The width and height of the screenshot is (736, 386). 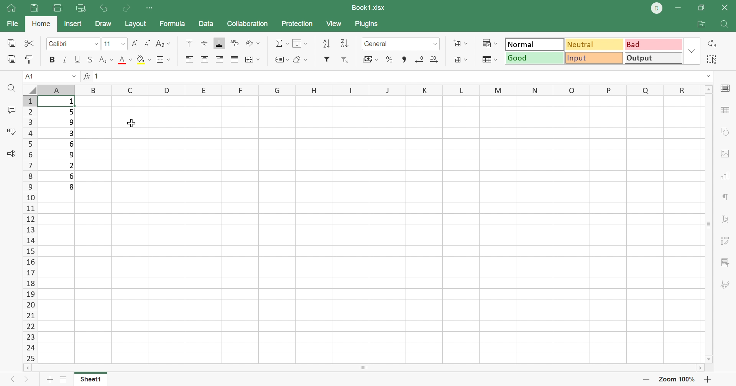 I want to click on Scroll bar, so click(x=709, y=225).